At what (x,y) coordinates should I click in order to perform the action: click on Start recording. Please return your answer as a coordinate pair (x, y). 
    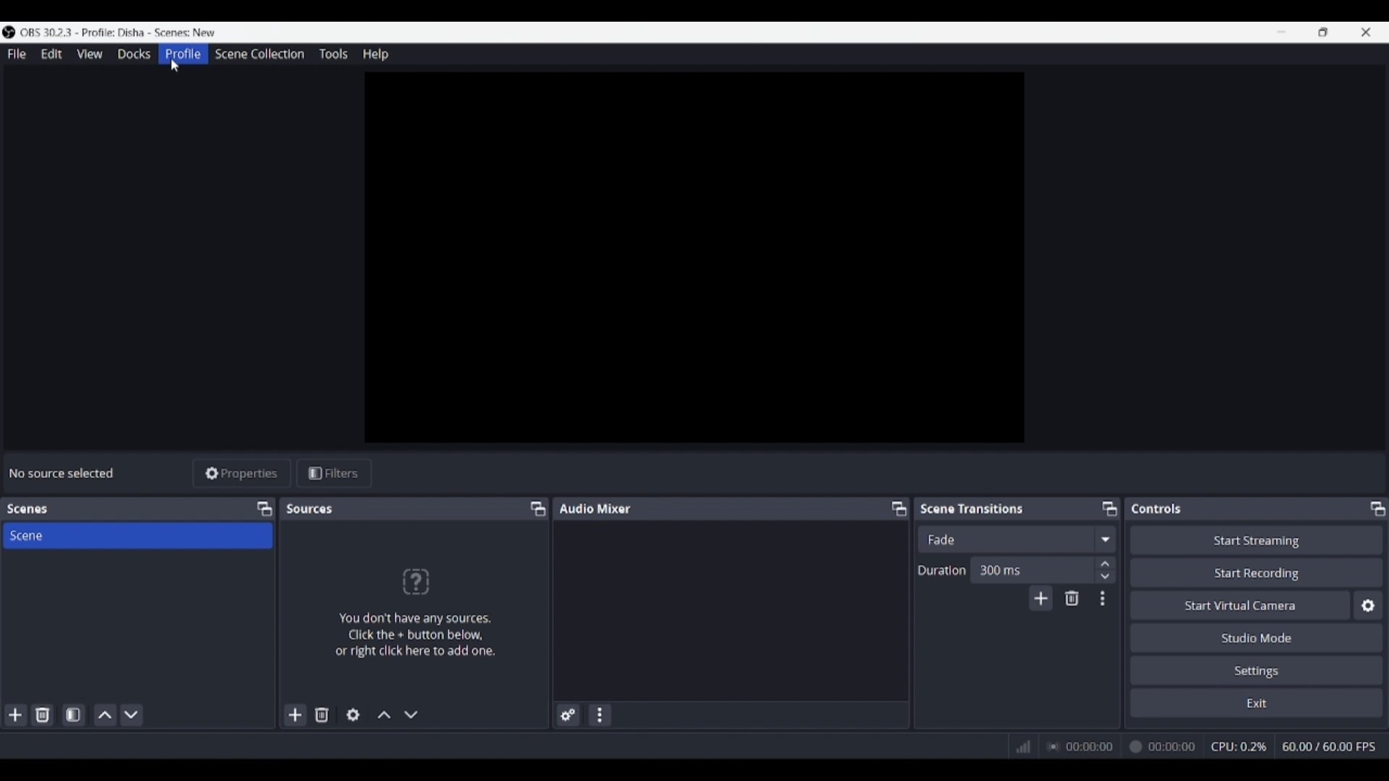
    Looking at the image, I should click on (1257, 572).